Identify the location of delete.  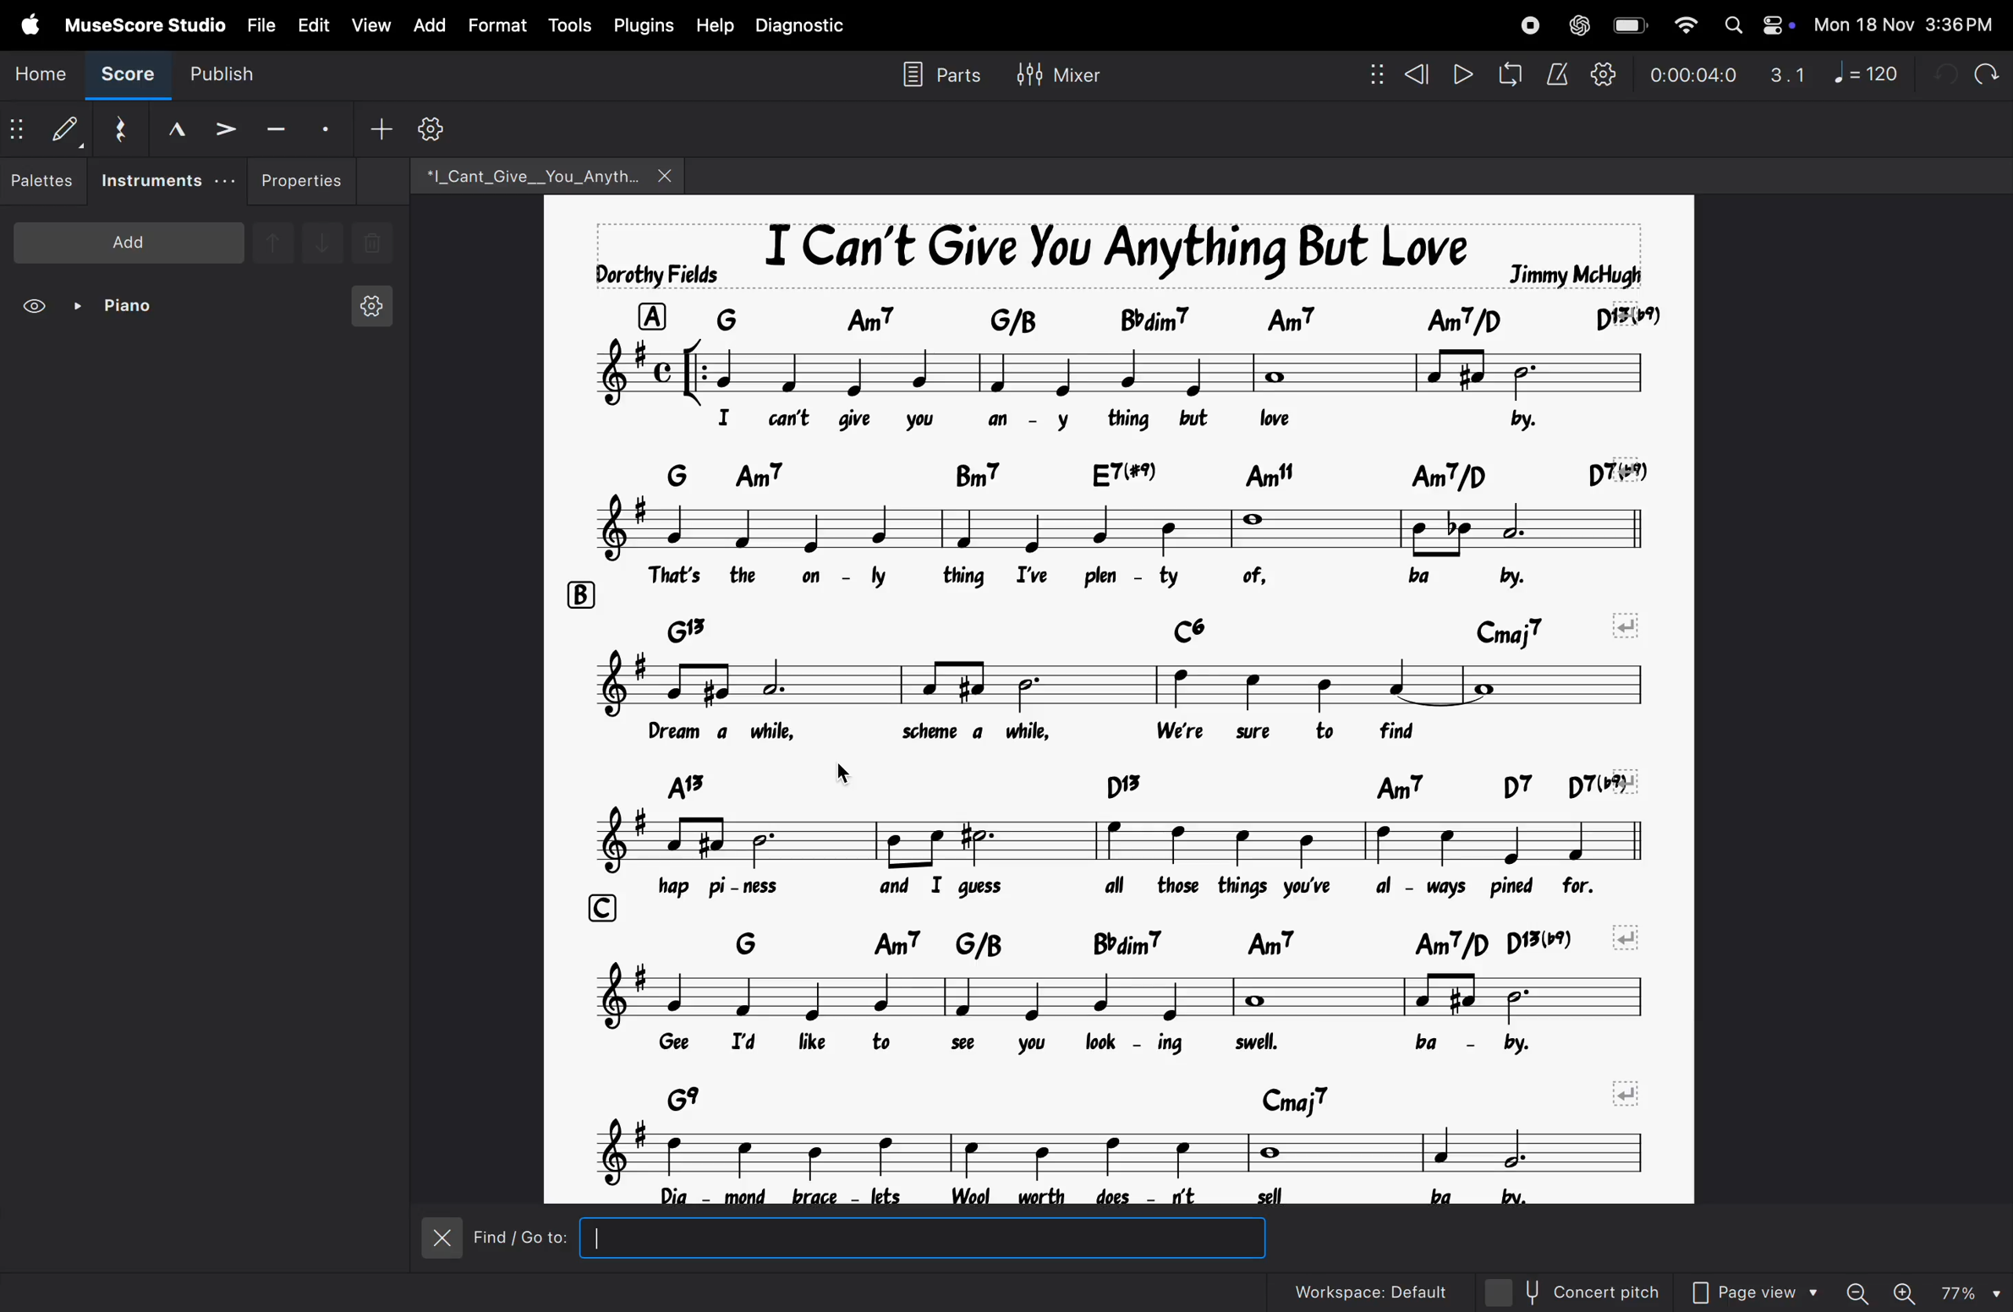
(376, 245).